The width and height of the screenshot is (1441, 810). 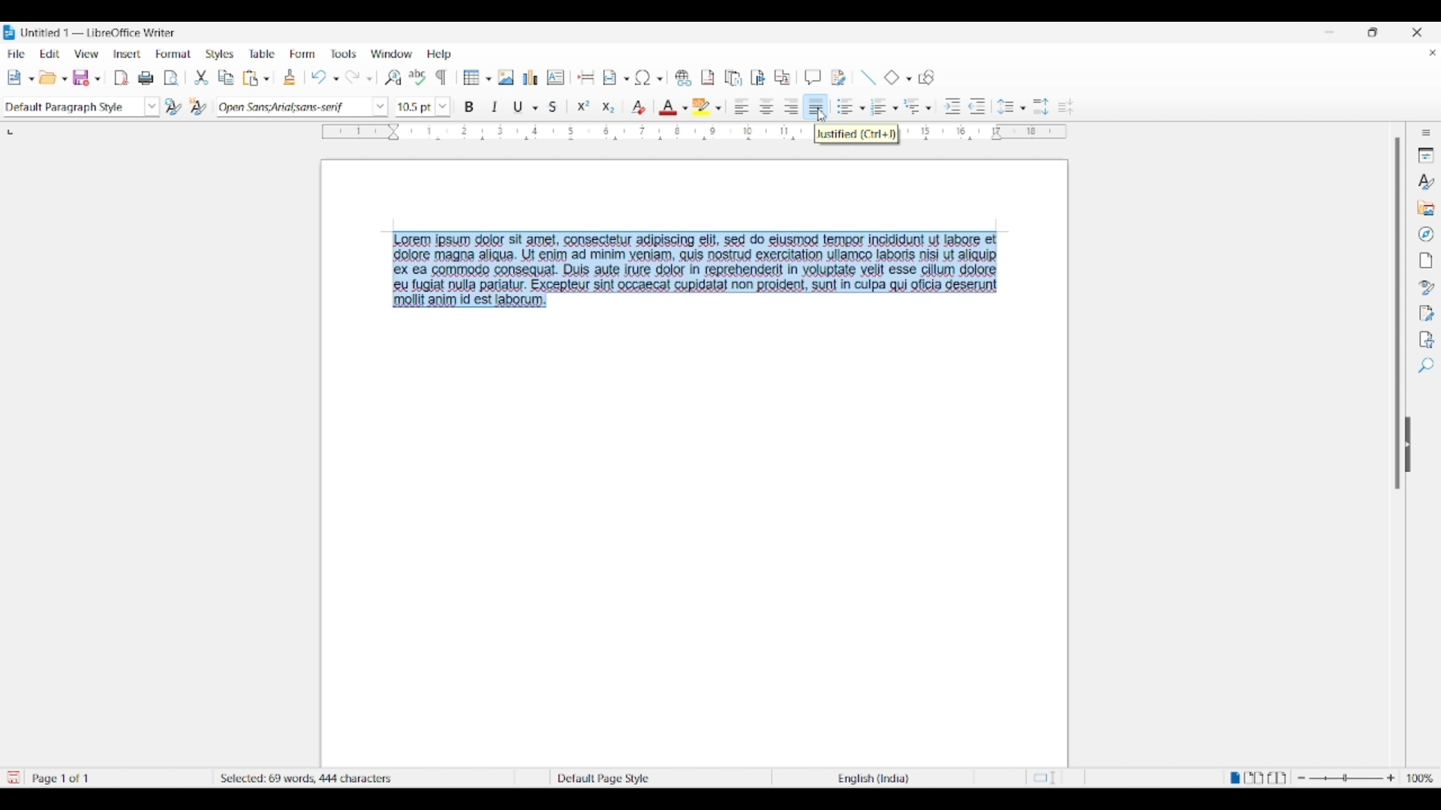 I want to click on Gallery, so click(x=1425, y=208).